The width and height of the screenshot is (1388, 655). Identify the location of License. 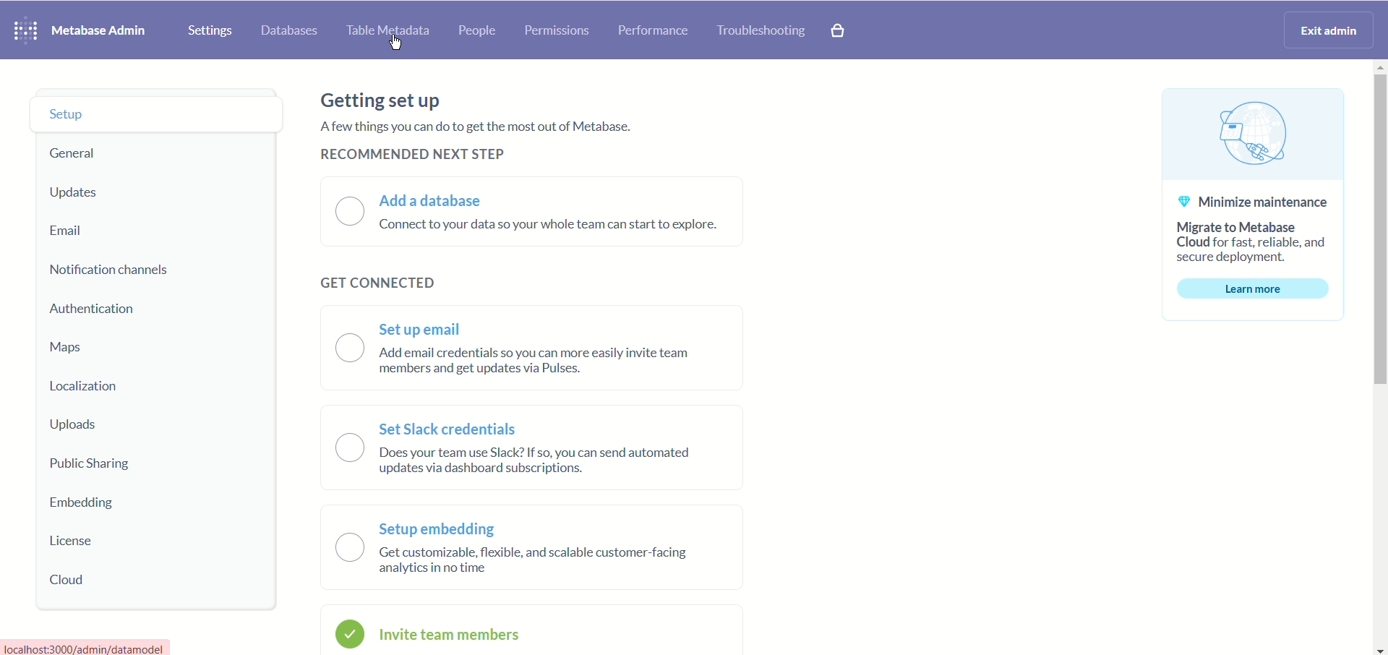
(101, 540).